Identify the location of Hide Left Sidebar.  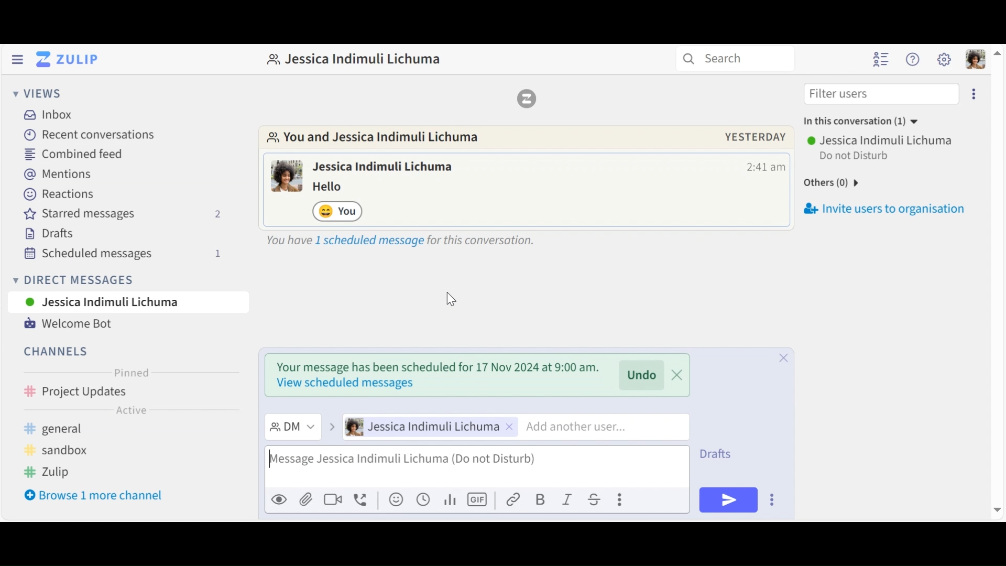
(17, 59).